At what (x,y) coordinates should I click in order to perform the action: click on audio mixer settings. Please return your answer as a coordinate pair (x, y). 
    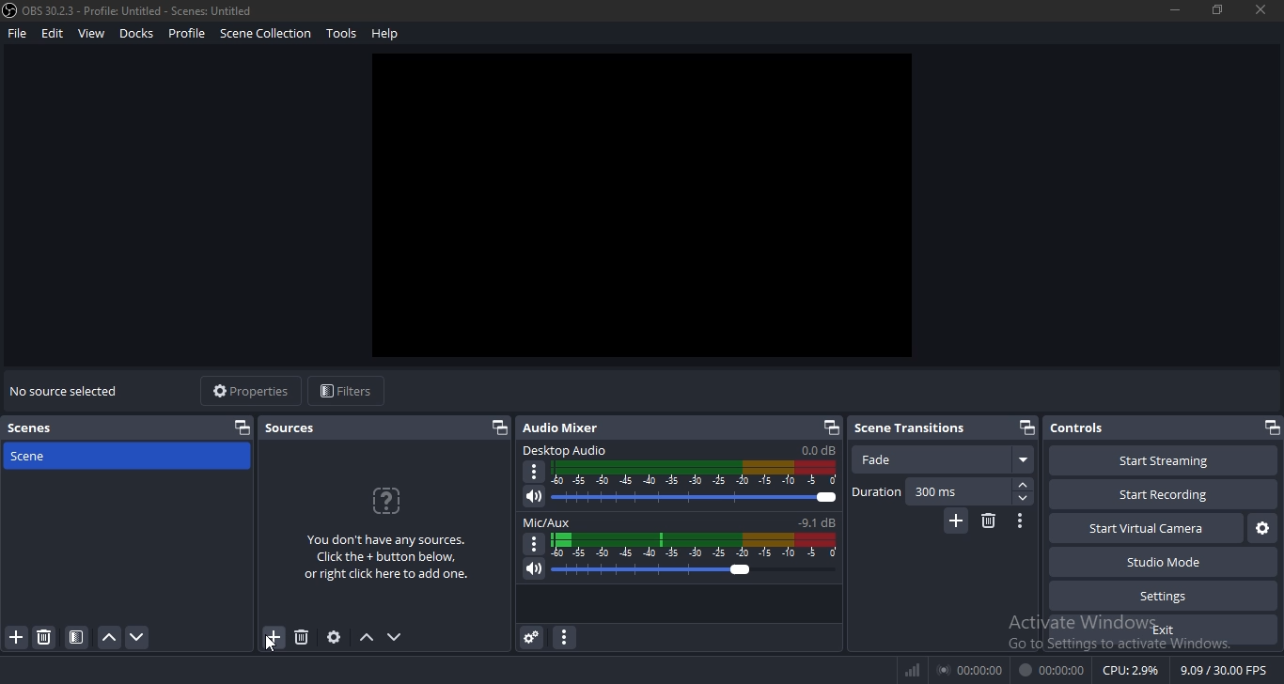
    Looking at the image, I should click on (531, 638).